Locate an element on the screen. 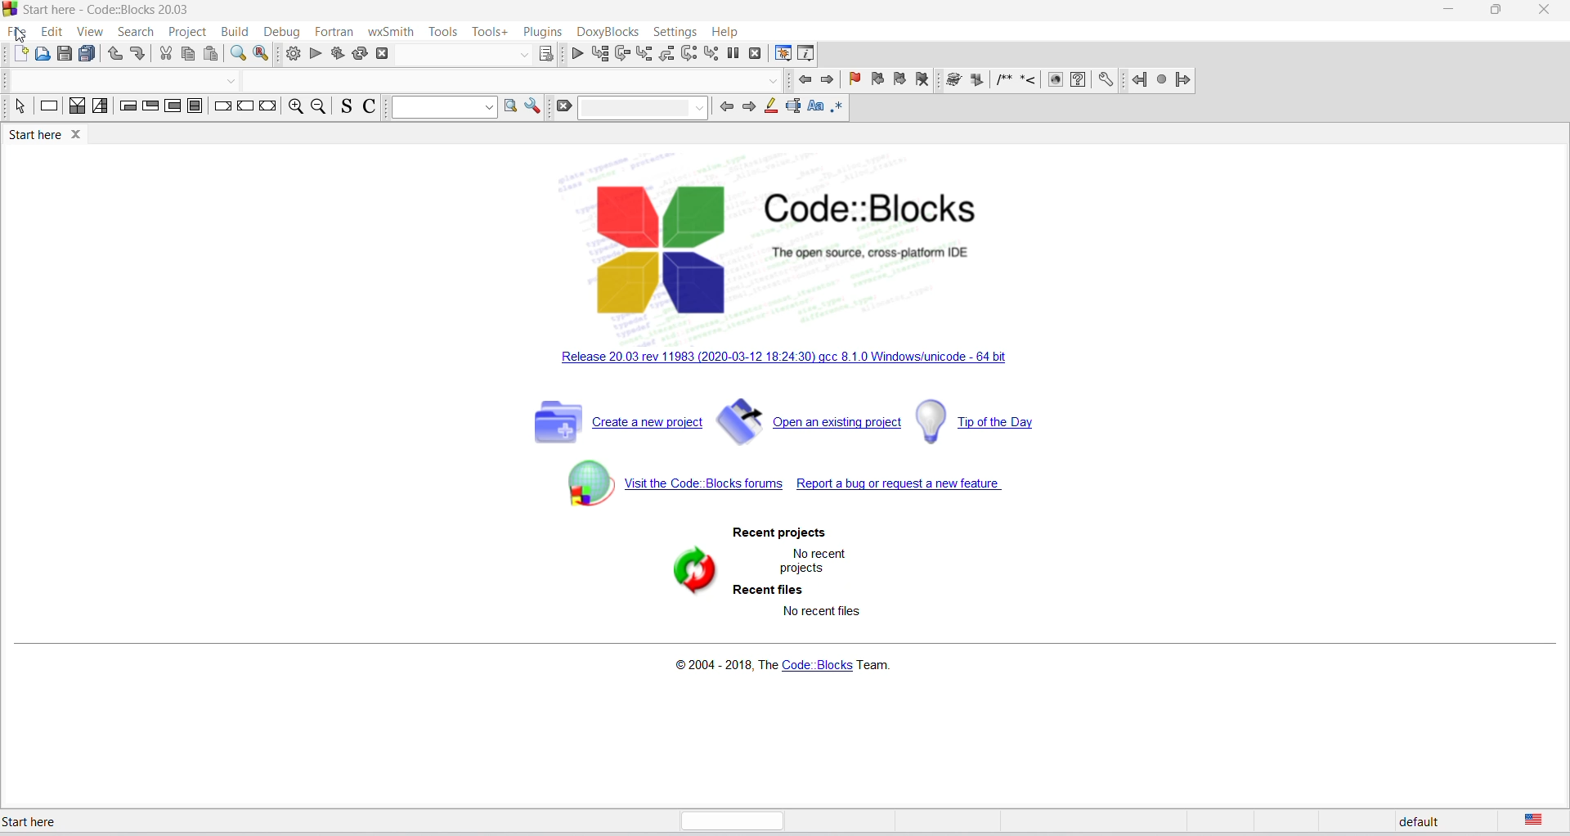  minimize is located at coordinates (1448, 12).